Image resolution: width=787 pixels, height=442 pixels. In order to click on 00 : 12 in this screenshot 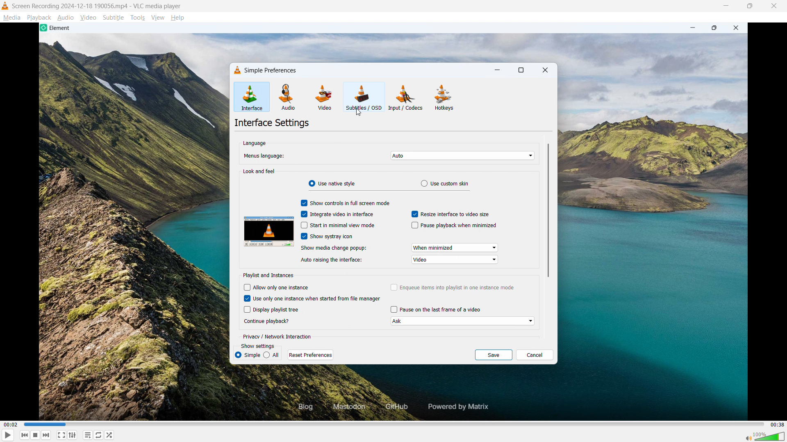, I will do `click(11, 424)`.